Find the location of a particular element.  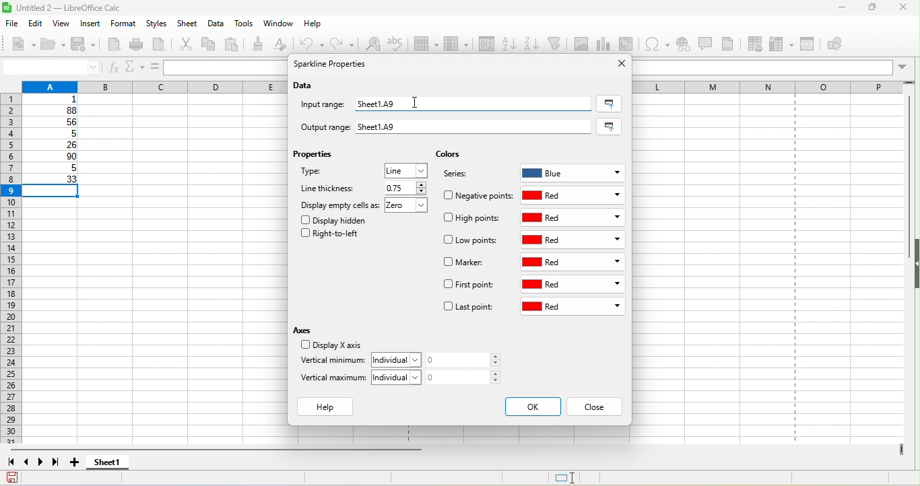

redo is located at coordinates (344, 43).